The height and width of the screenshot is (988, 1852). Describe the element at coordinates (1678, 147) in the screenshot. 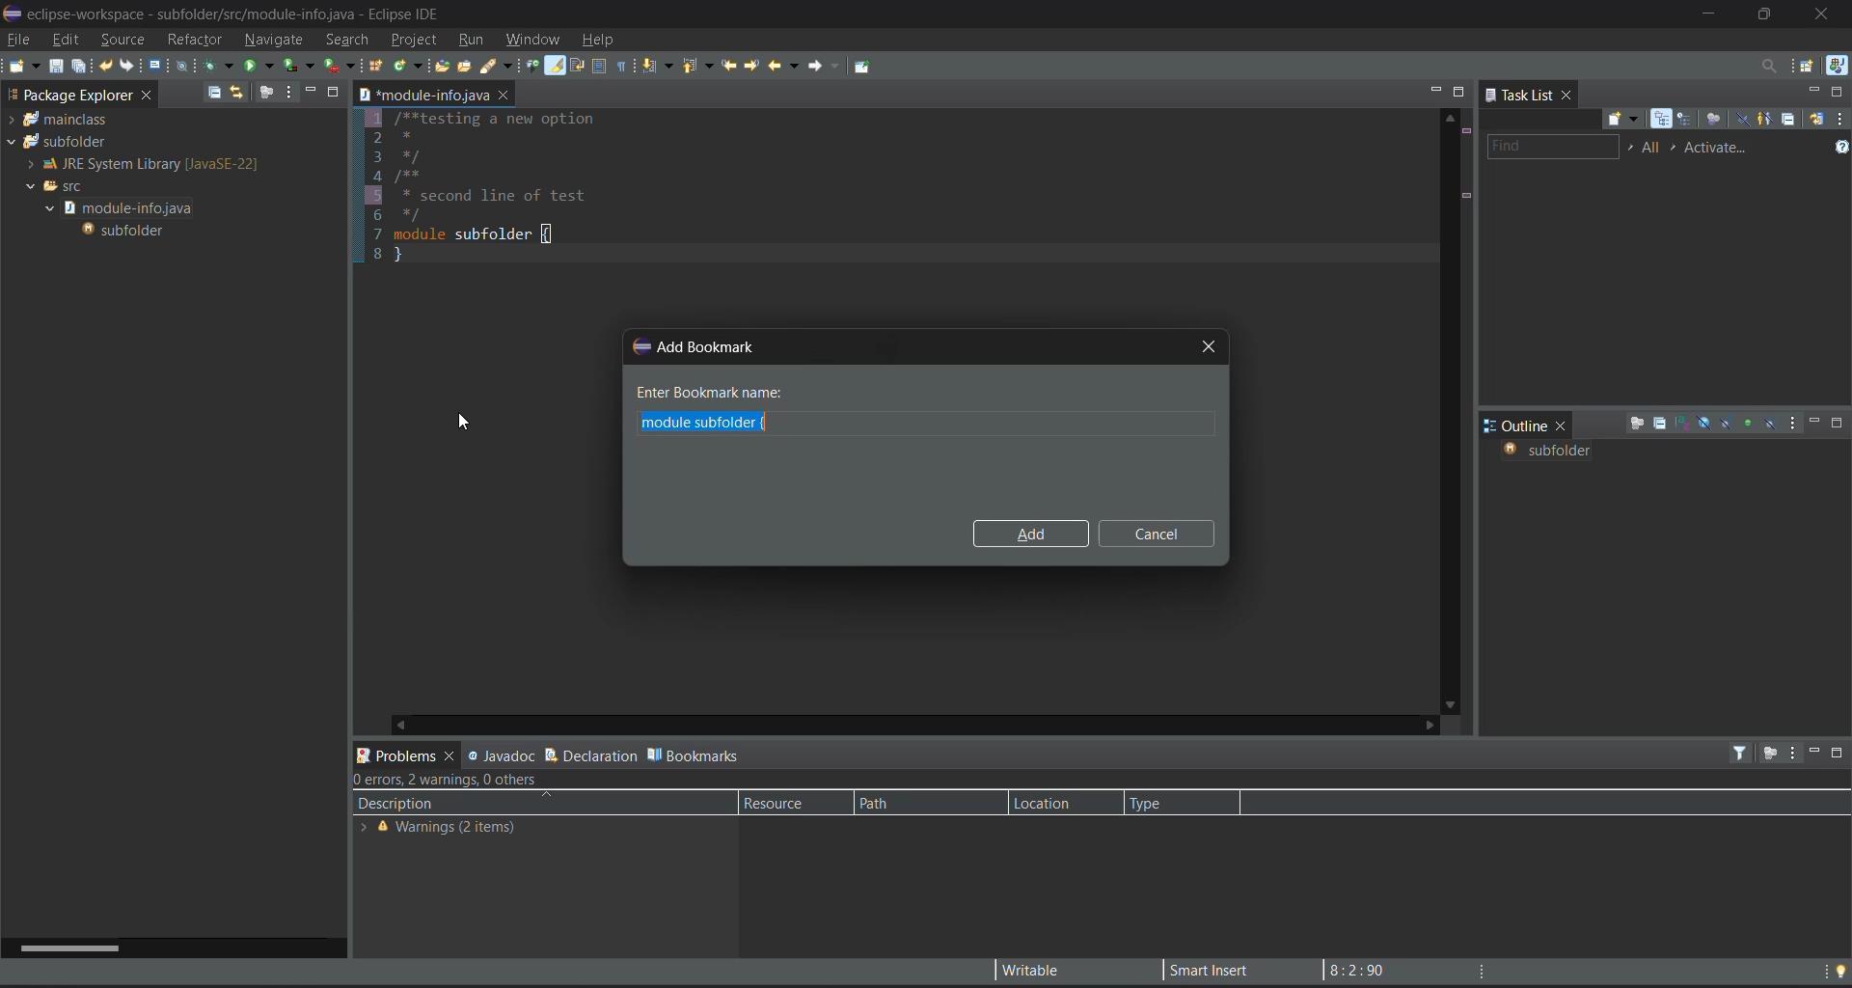

I see `select active task` at that location.